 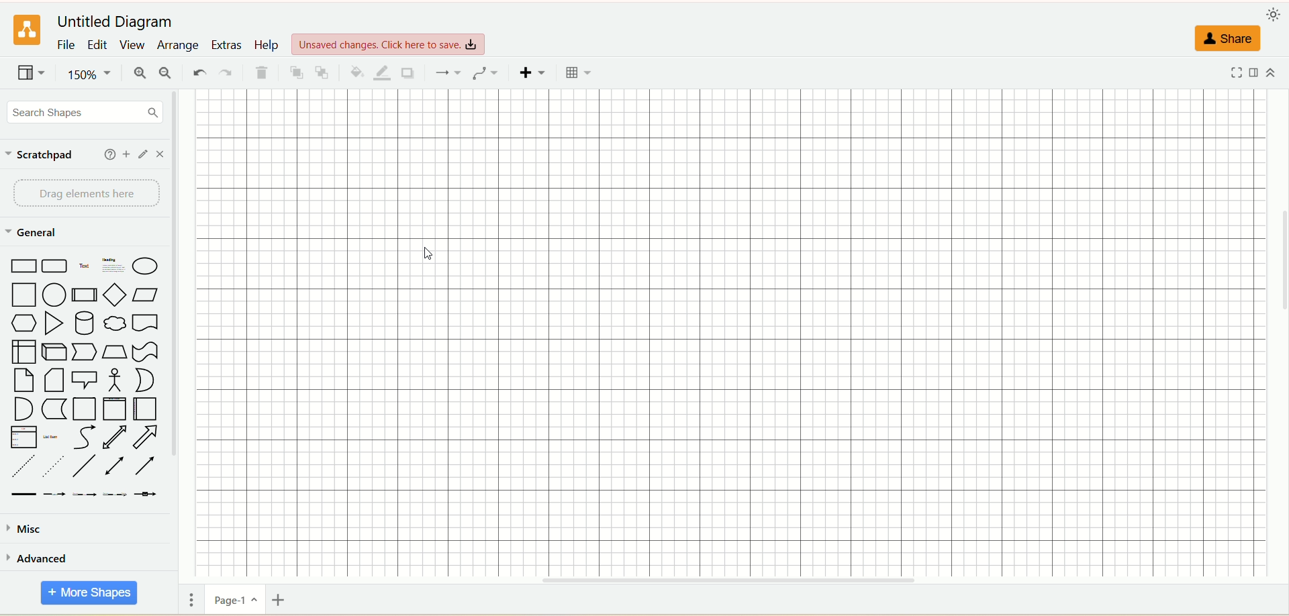 I want to click on edit, so click(x=98, y=44).